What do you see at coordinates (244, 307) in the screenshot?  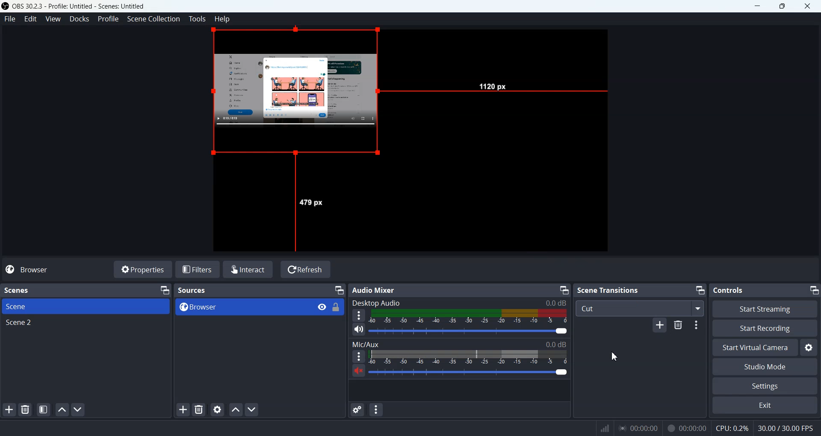 I see `Browser` at bounding box center [244, 307].